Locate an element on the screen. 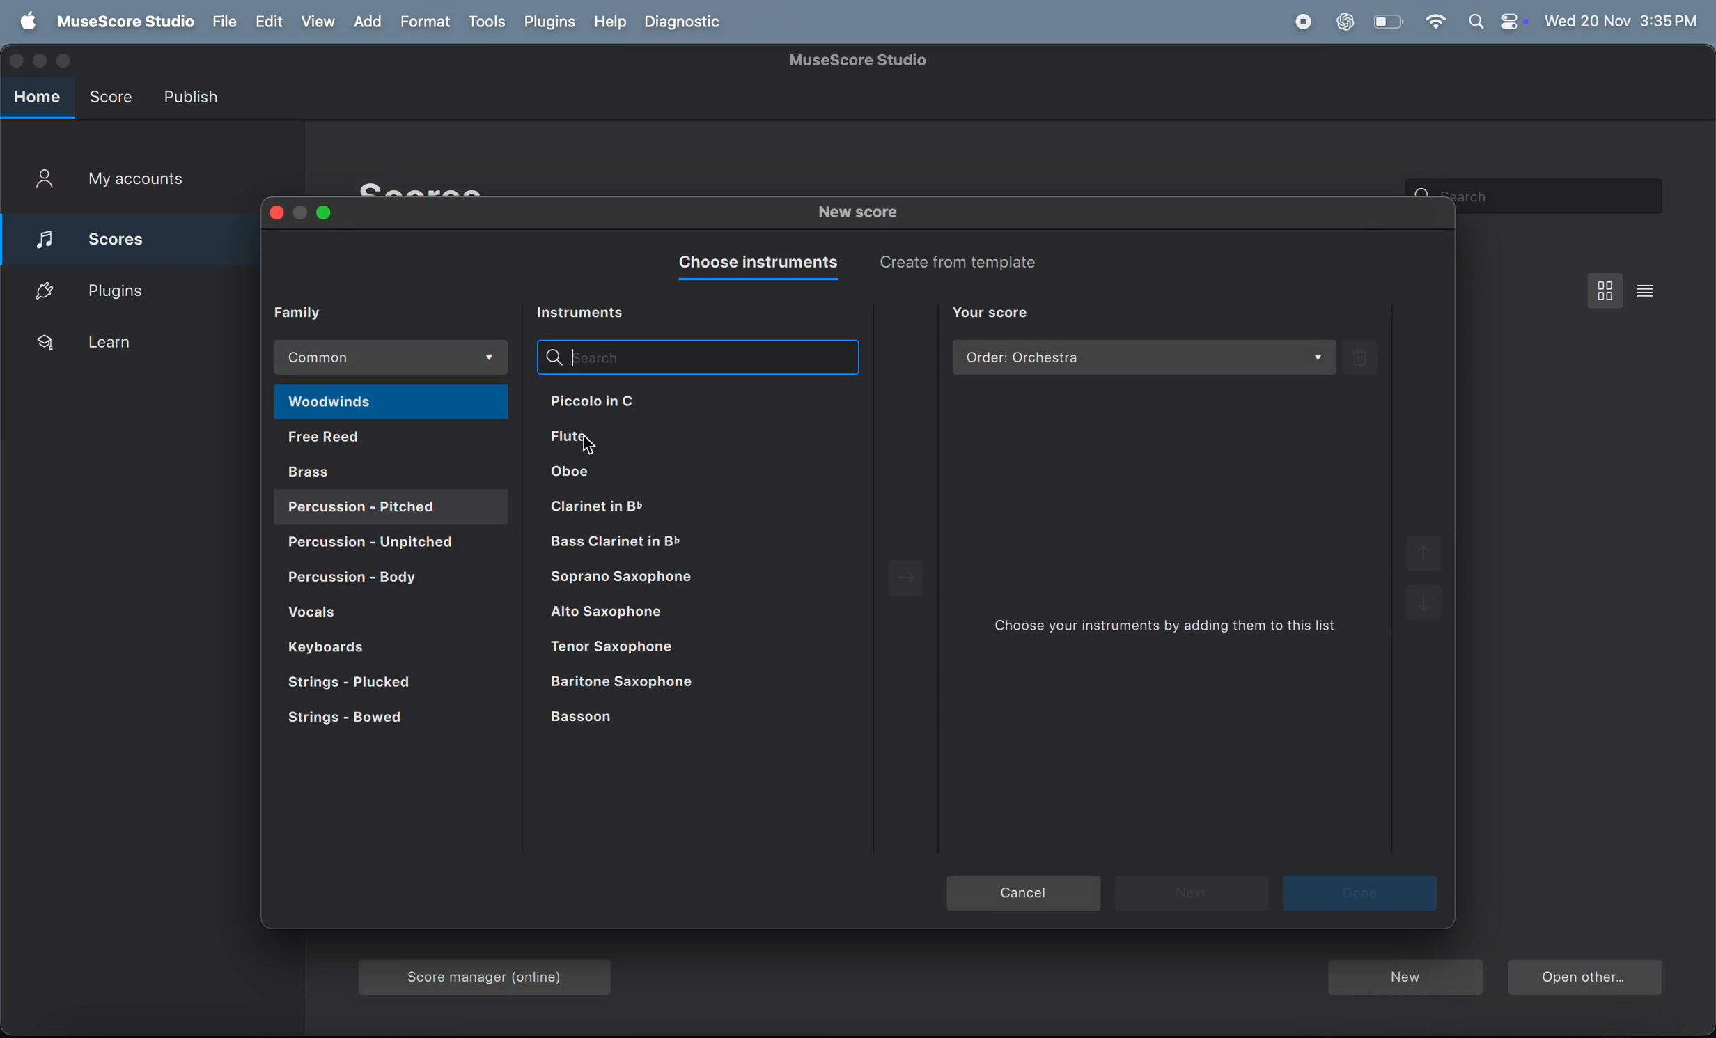 Image resolution: width=1716 pixels, height=1038 pixels. keyboard is located at coordinates (364, 646).